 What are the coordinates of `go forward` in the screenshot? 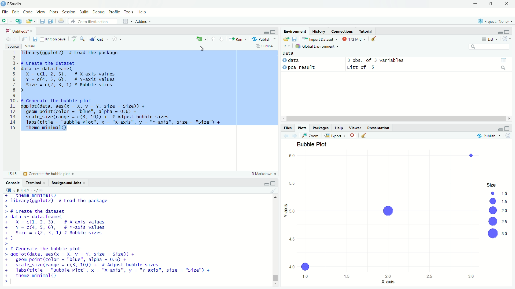 It's located at (16, 38).